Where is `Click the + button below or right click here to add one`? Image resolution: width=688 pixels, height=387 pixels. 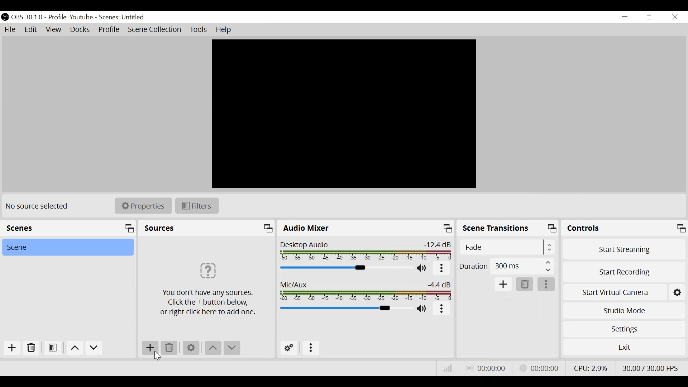
Click the + button below or right click here to add one is located at coordinates (205, 288).